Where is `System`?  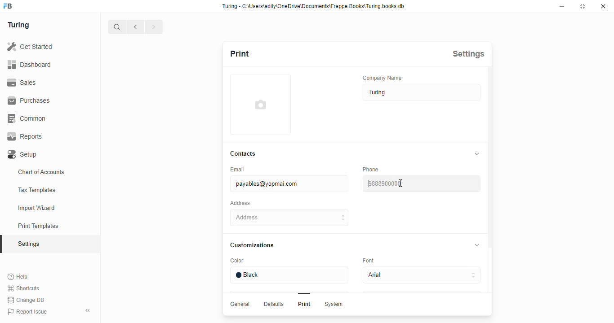
System is located at coordinates (335, 305).